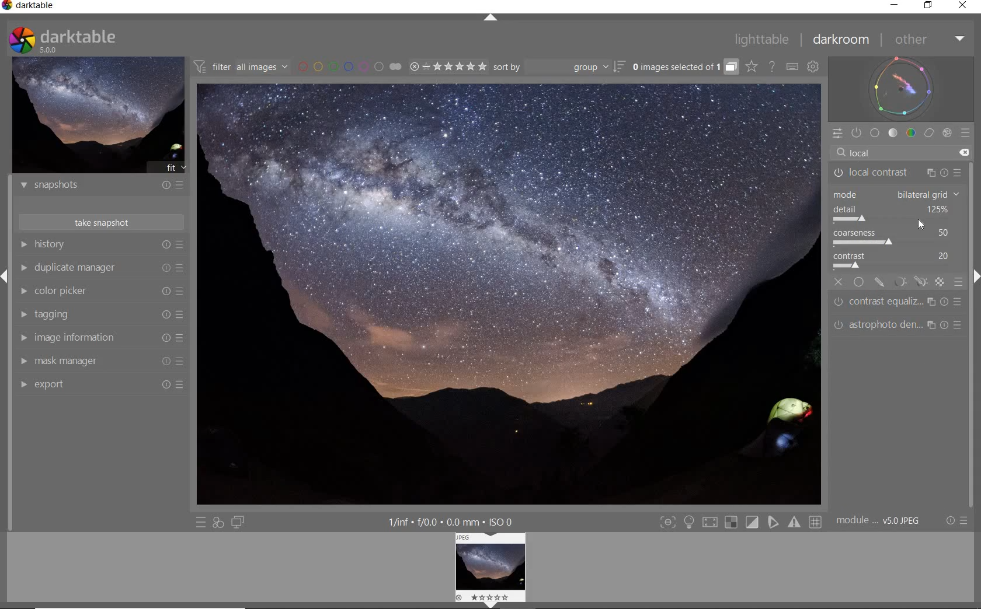 Image resolution: width=981 pixels, height=609 pixels. What do you see at coordinates (50, 384) in the screenshot?
I see `Export` at bounding box center [50, 384].